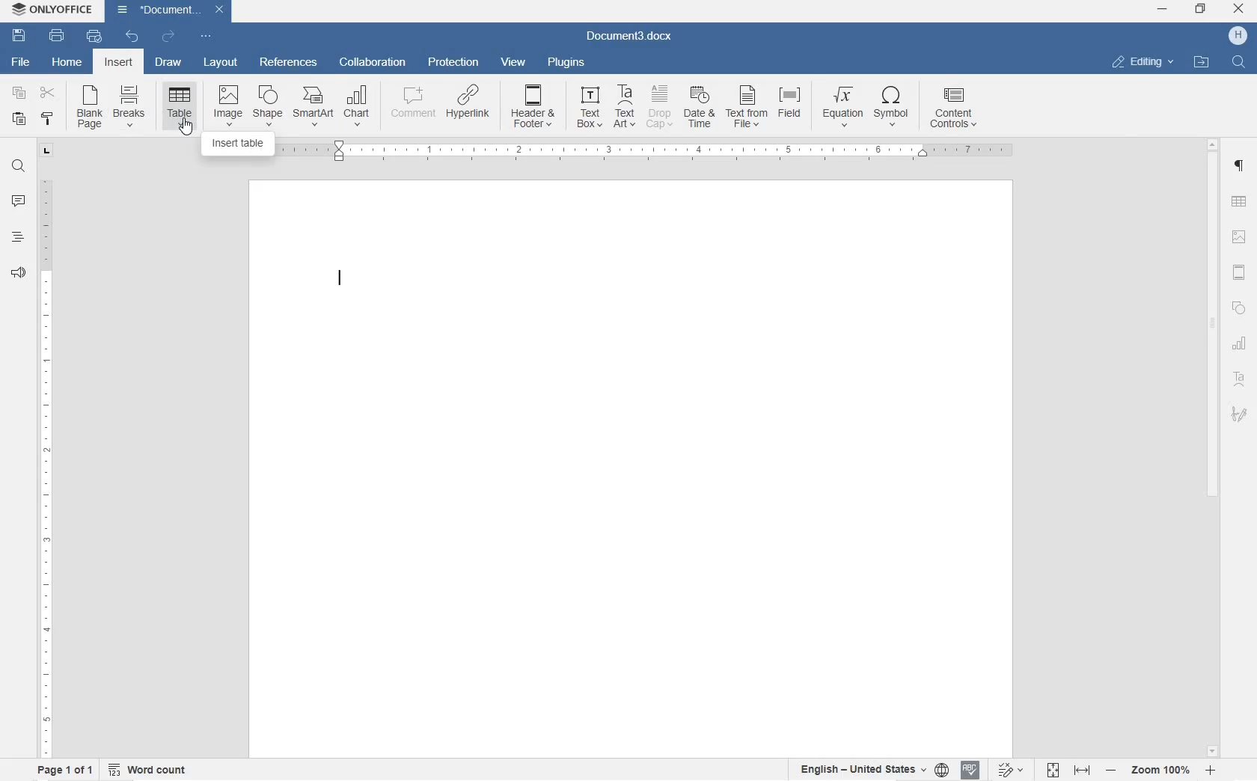 The height and width of the screenshot is (781, 1257). Describe the element at coordinates (1241, 168) in the screenshot. I see `PARAGRAPH SETTINGS` at that location.